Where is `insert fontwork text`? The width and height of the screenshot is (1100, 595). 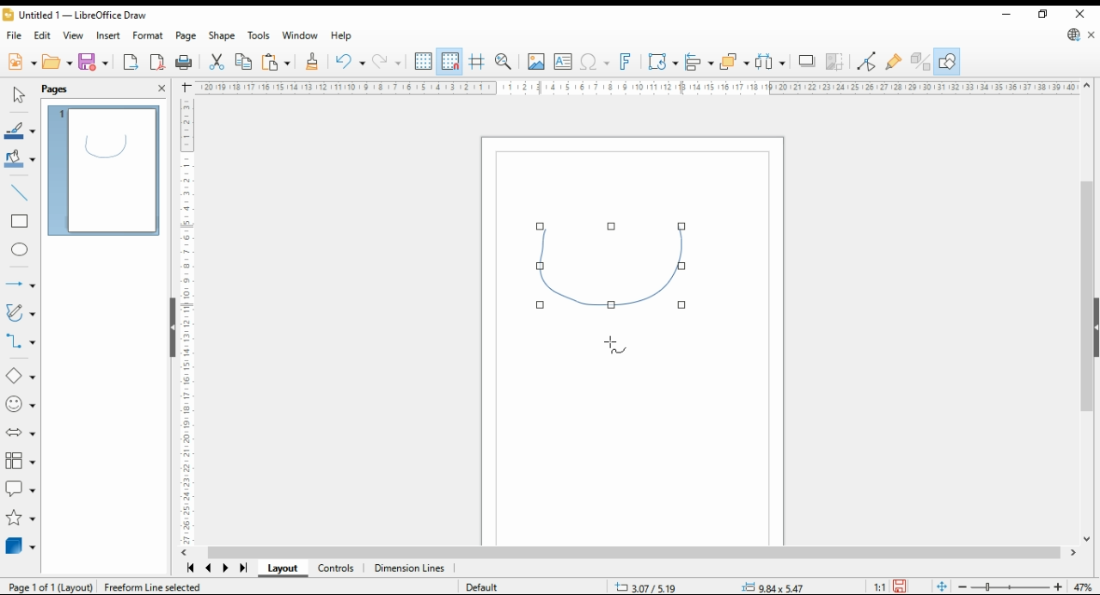 insert fontwork text is located at coordinates (626, 62).